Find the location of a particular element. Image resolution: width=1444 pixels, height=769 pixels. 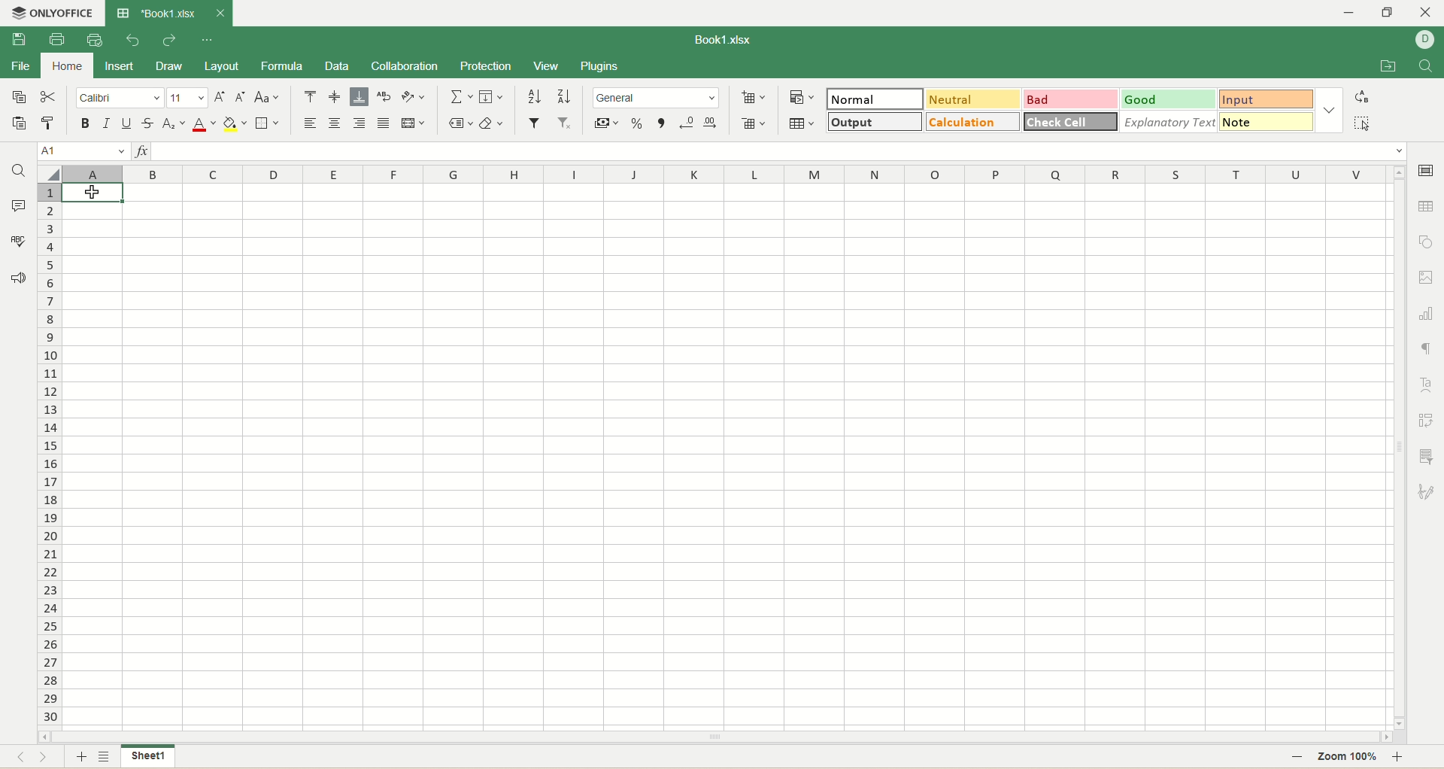

quick settings is located at coordinates (207, 42).